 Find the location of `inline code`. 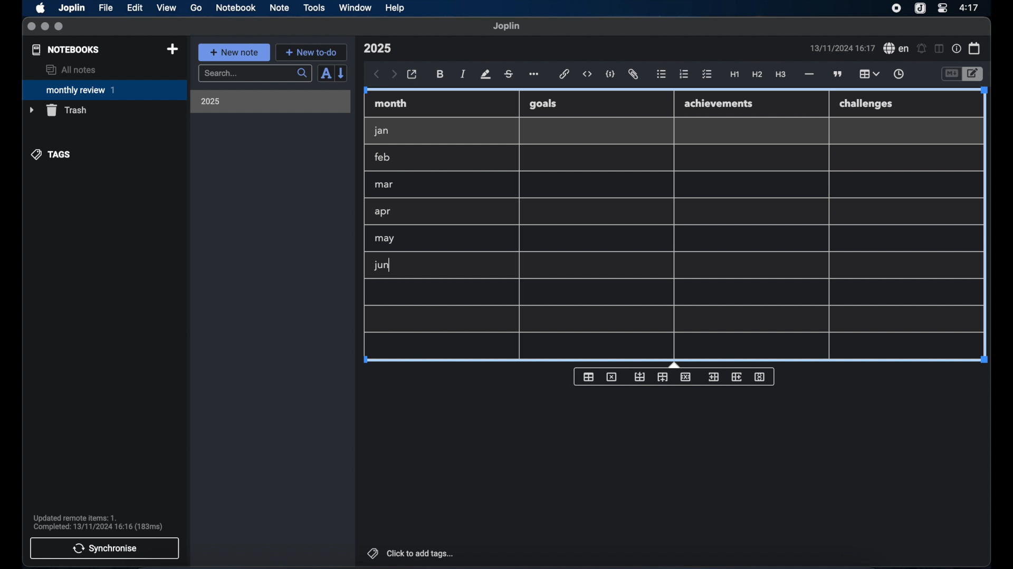

inline code is located at coordinates (587, 74).